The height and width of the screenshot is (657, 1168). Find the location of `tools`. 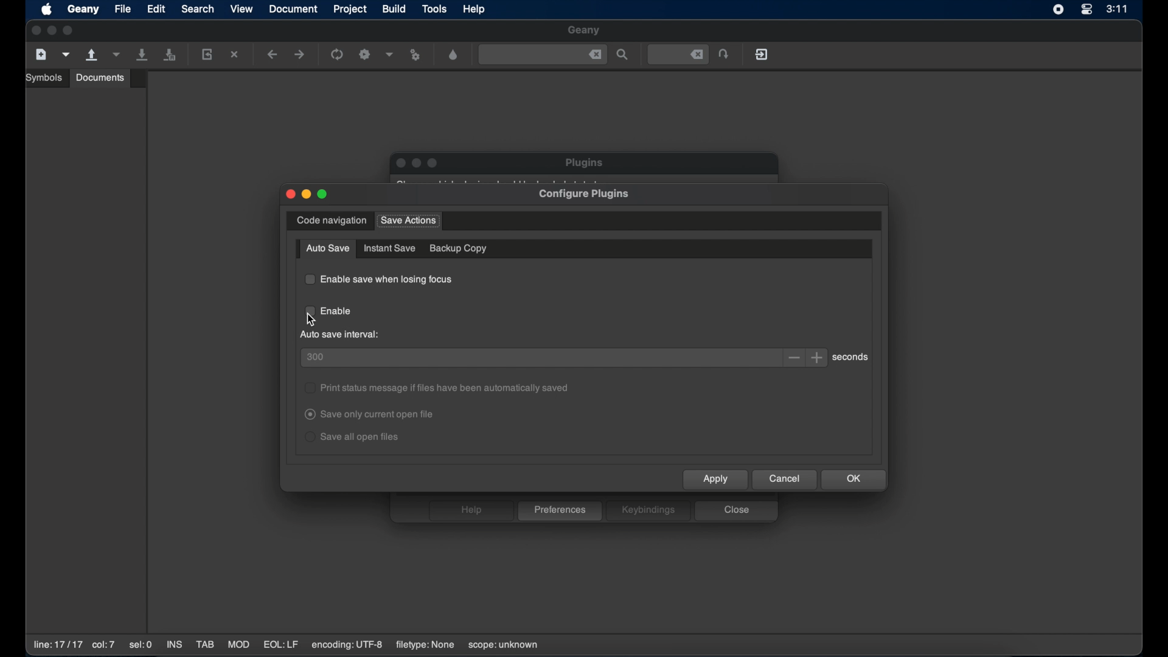

tools is located at coordinates (435, 10).